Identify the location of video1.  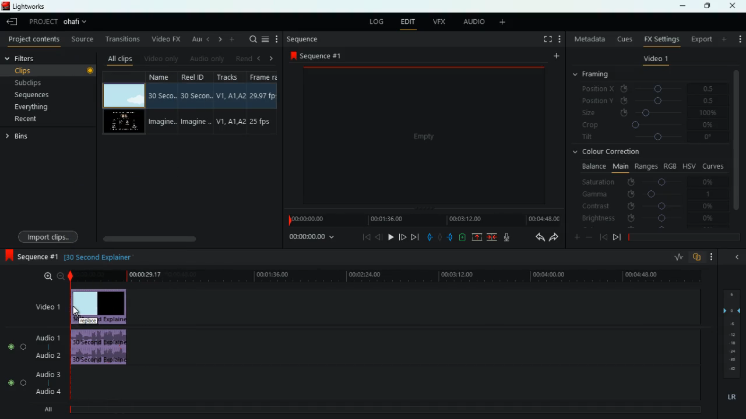
(45, 307).